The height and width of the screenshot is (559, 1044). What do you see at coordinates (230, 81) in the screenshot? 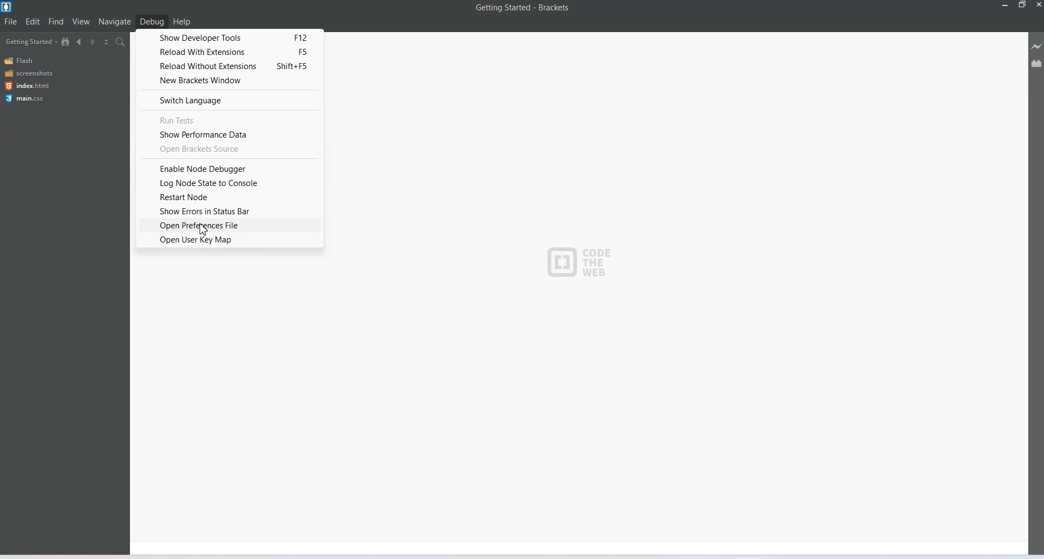
I see `New Brackets Window` at bounding box center [230, 81].